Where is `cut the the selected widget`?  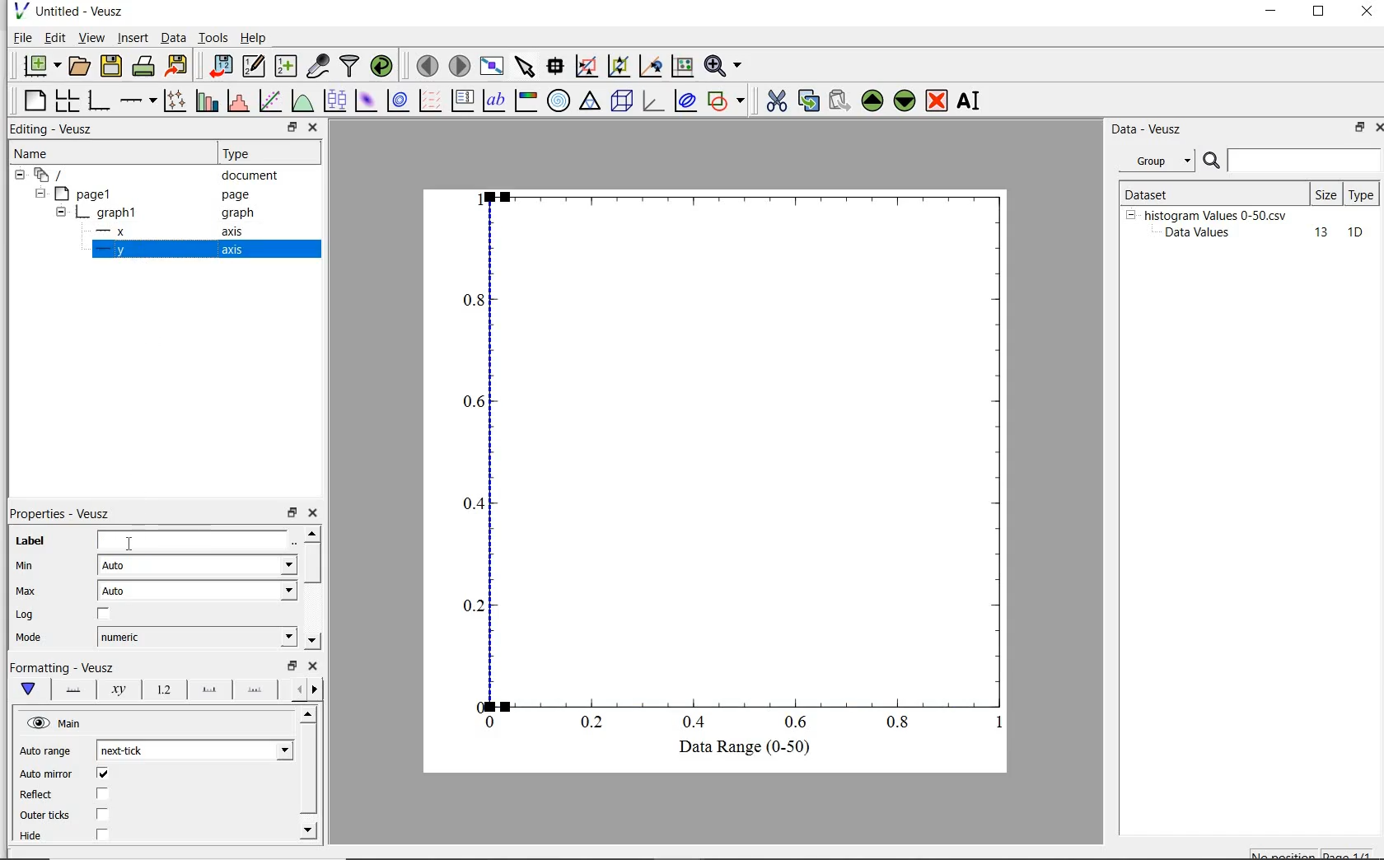 cut the the selected widget is located at coordinates (774, 103).